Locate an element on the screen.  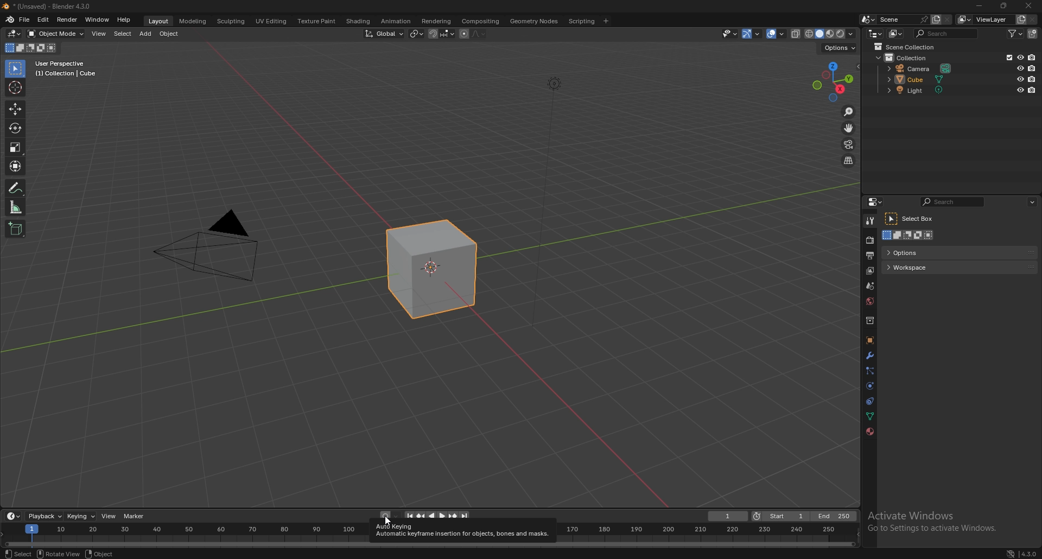
editor type is located at coordinates (875, 34).